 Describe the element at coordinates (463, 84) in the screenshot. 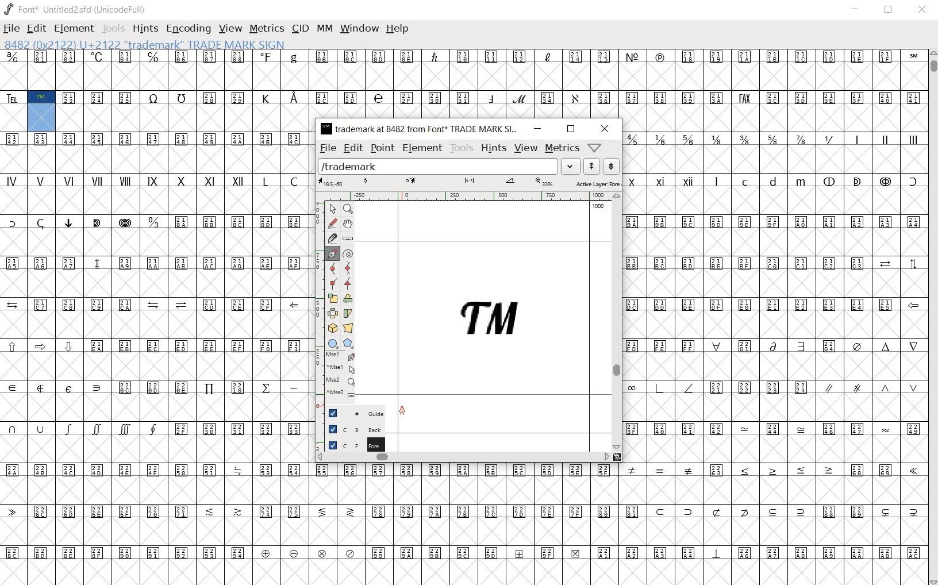

I see `glyph characters` at that location.